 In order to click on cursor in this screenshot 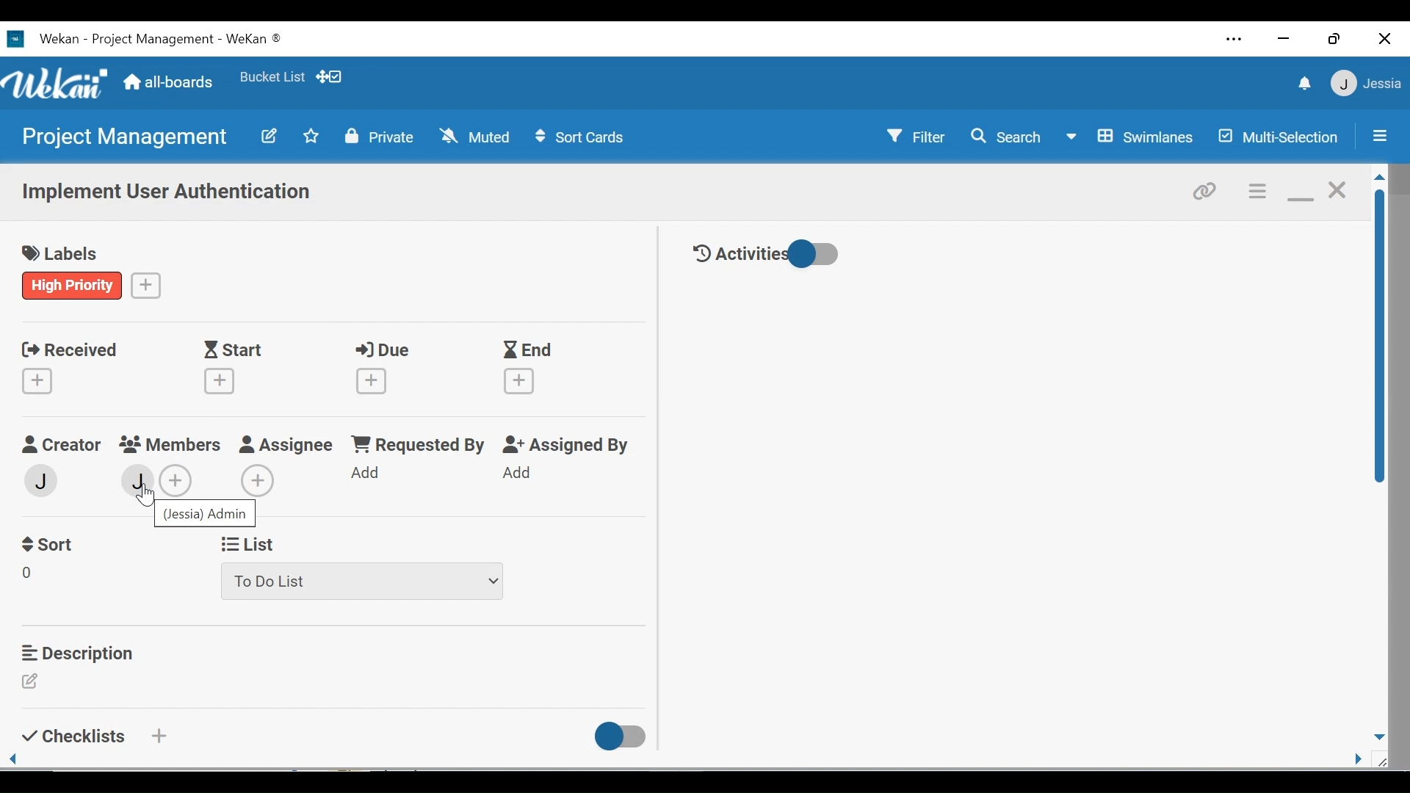, I will do `click(148, 501)`.